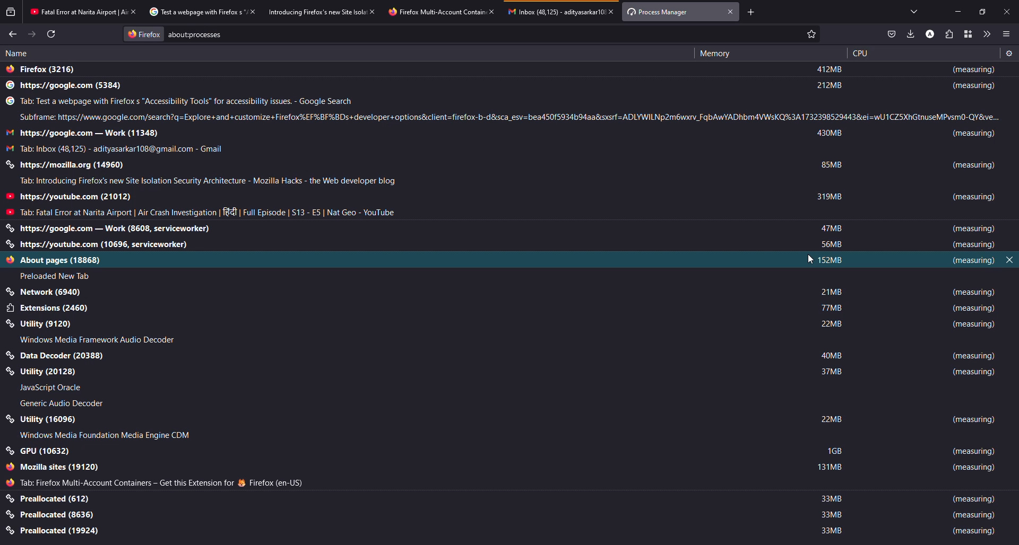 This screenshot has width=1019, height=545. I want to click on measuring, so click(972, 69).